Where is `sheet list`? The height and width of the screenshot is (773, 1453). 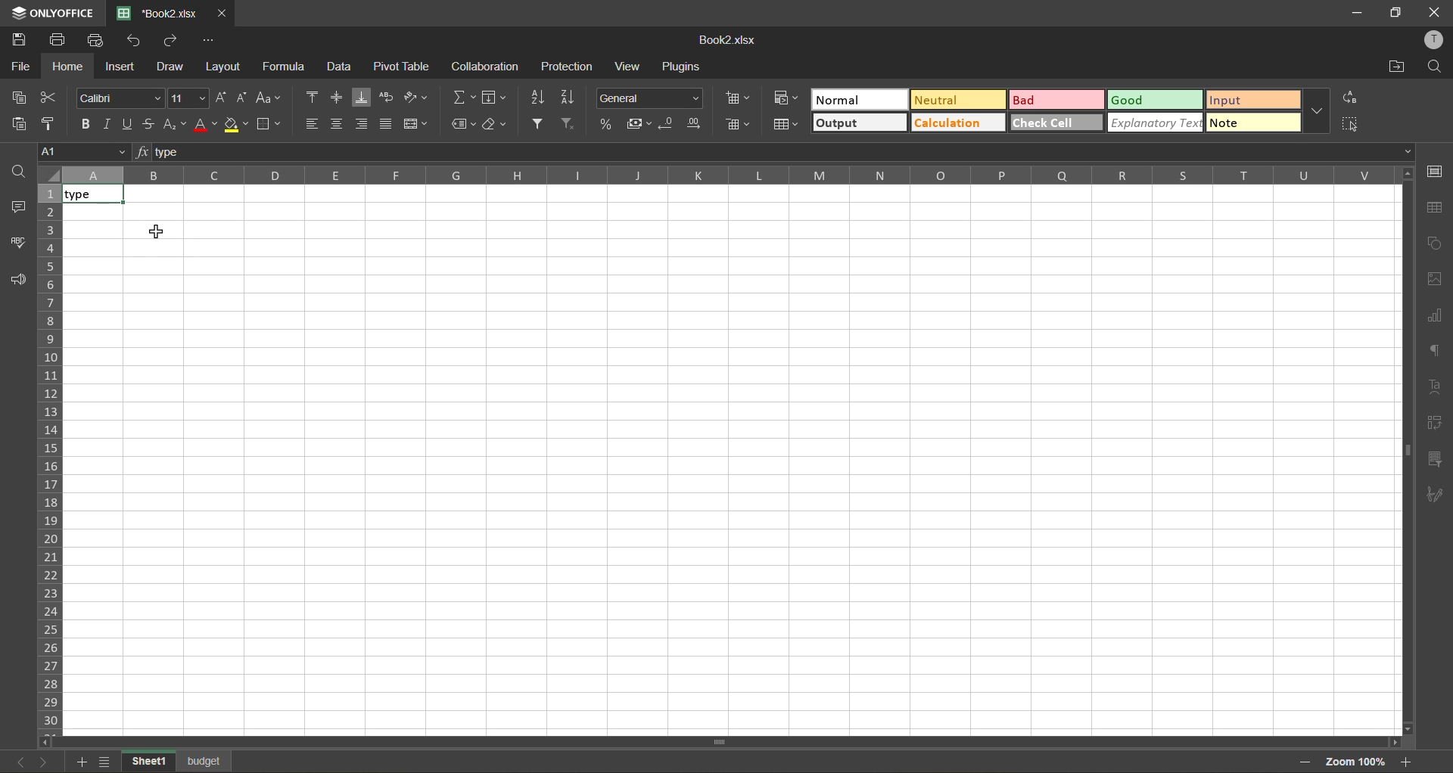
sheet list is located at coordinates (105, 760).